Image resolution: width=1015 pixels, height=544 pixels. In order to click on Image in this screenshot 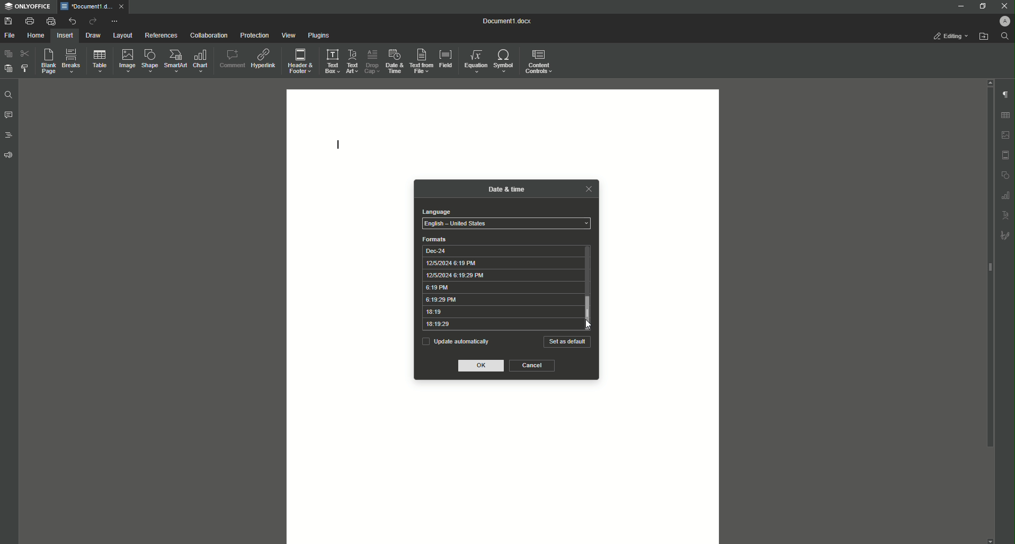, I will do `click(124, 60)`.